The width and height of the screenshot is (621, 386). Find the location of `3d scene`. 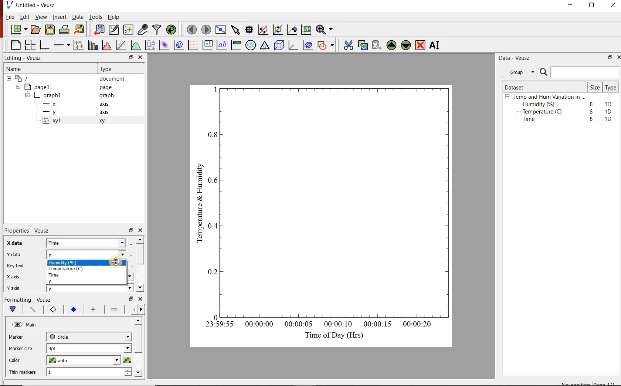

3d scene is located at coordinates (279, 46).